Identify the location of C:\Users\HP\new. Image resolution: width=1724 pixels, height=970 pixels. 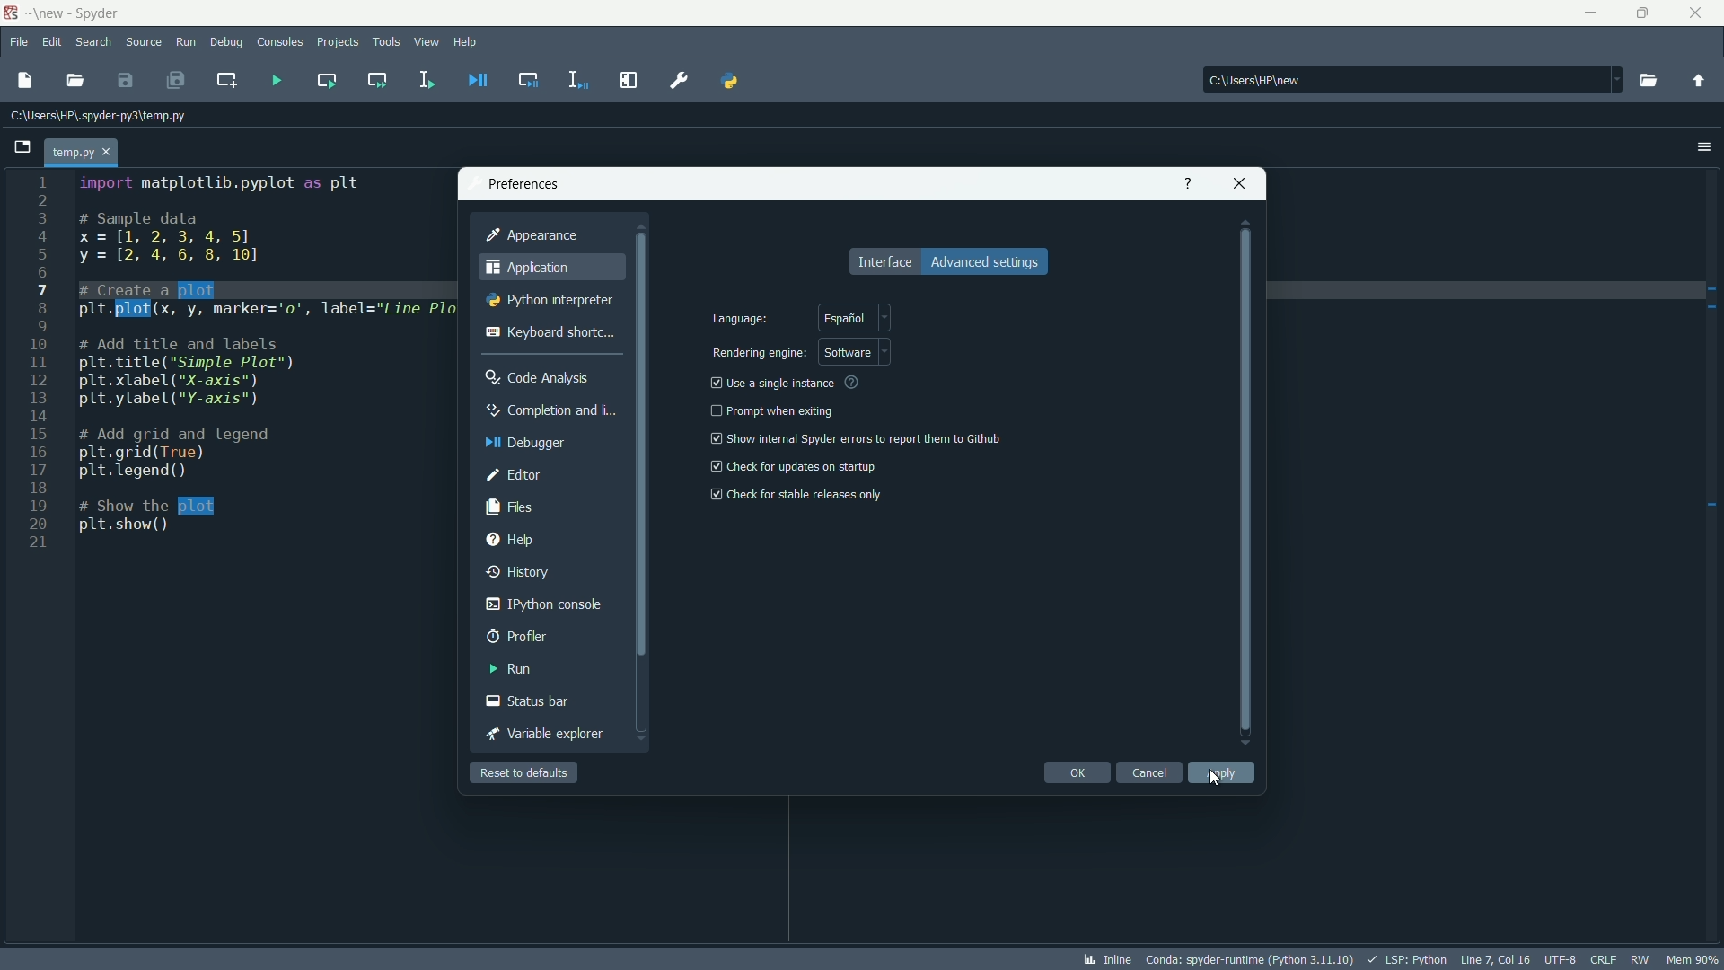
(1253, 79).